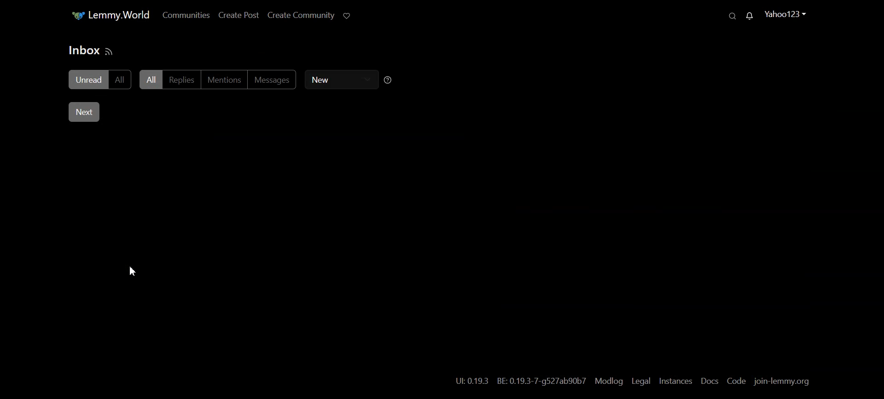 The width and height of the screenshot is (884, 399). What do you see at coordinates (783, 15) in the screenshot?
I see `Profile` at bounding box center [783, 15].